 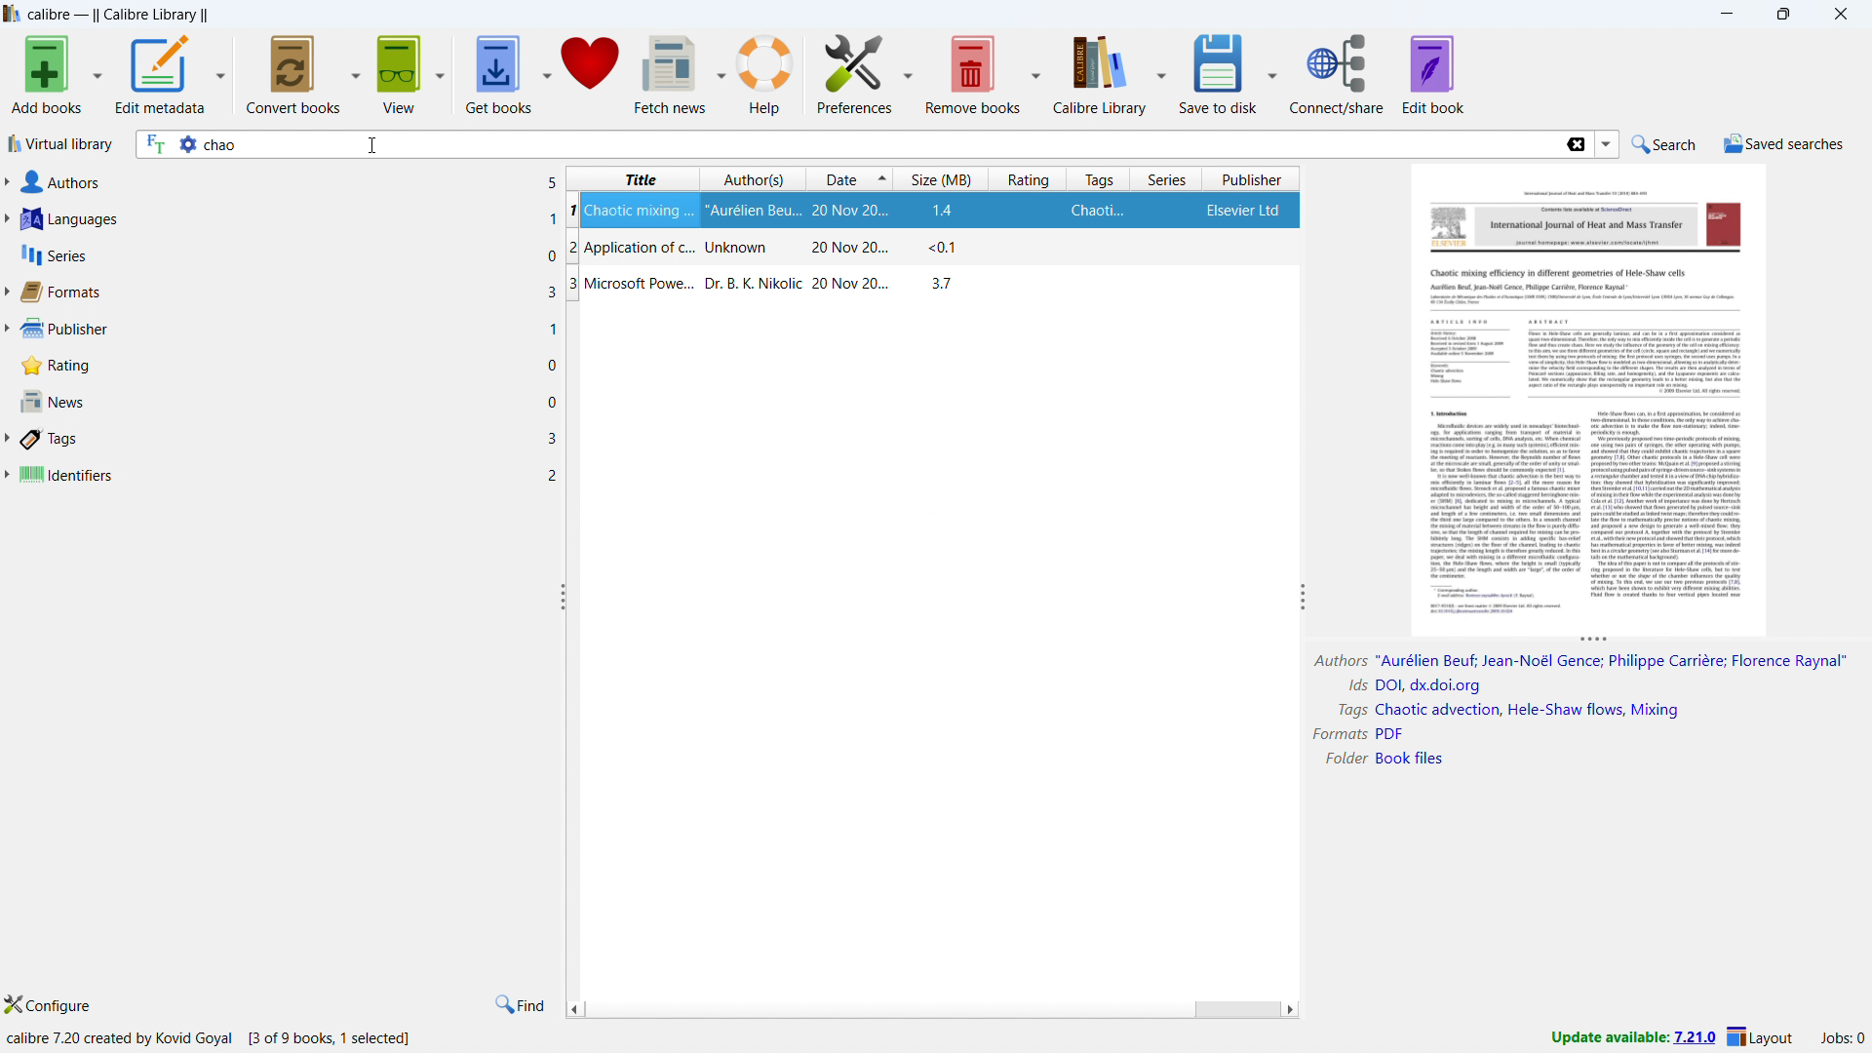 I want to click on saved searches menu, so click(x=1784, y=143).